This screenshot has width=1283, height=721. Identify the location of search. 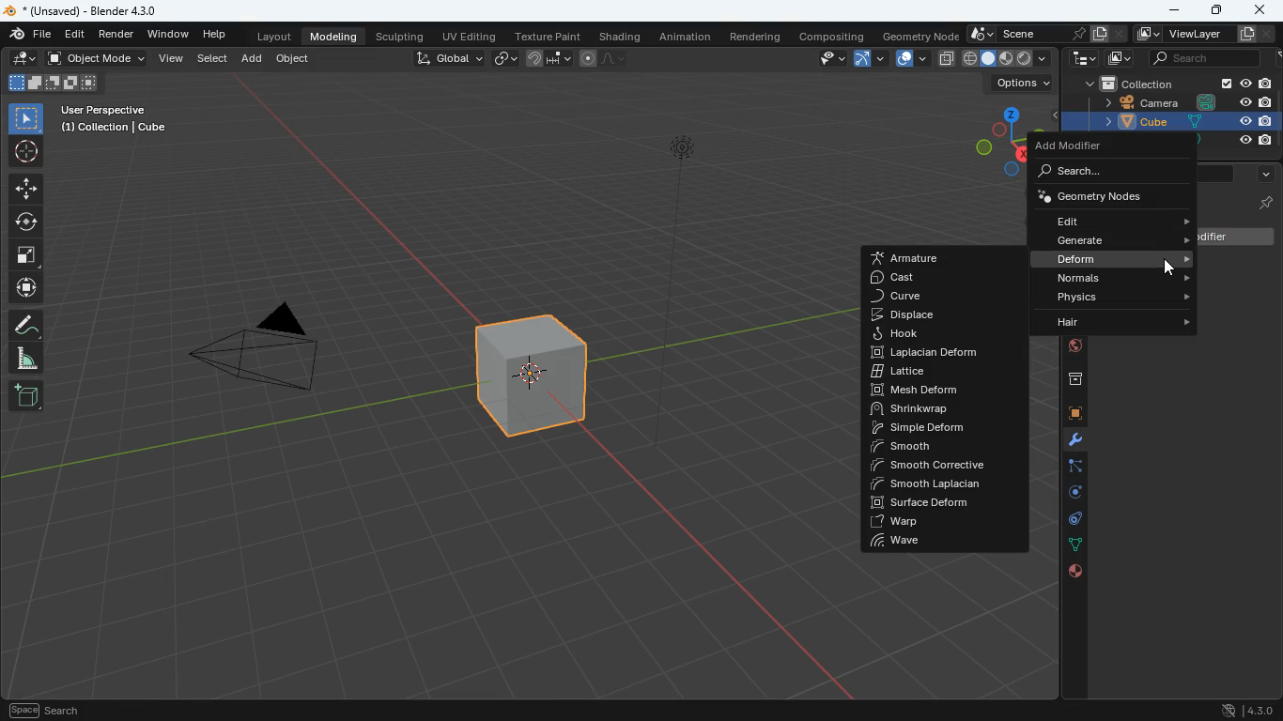
(1103, 172).